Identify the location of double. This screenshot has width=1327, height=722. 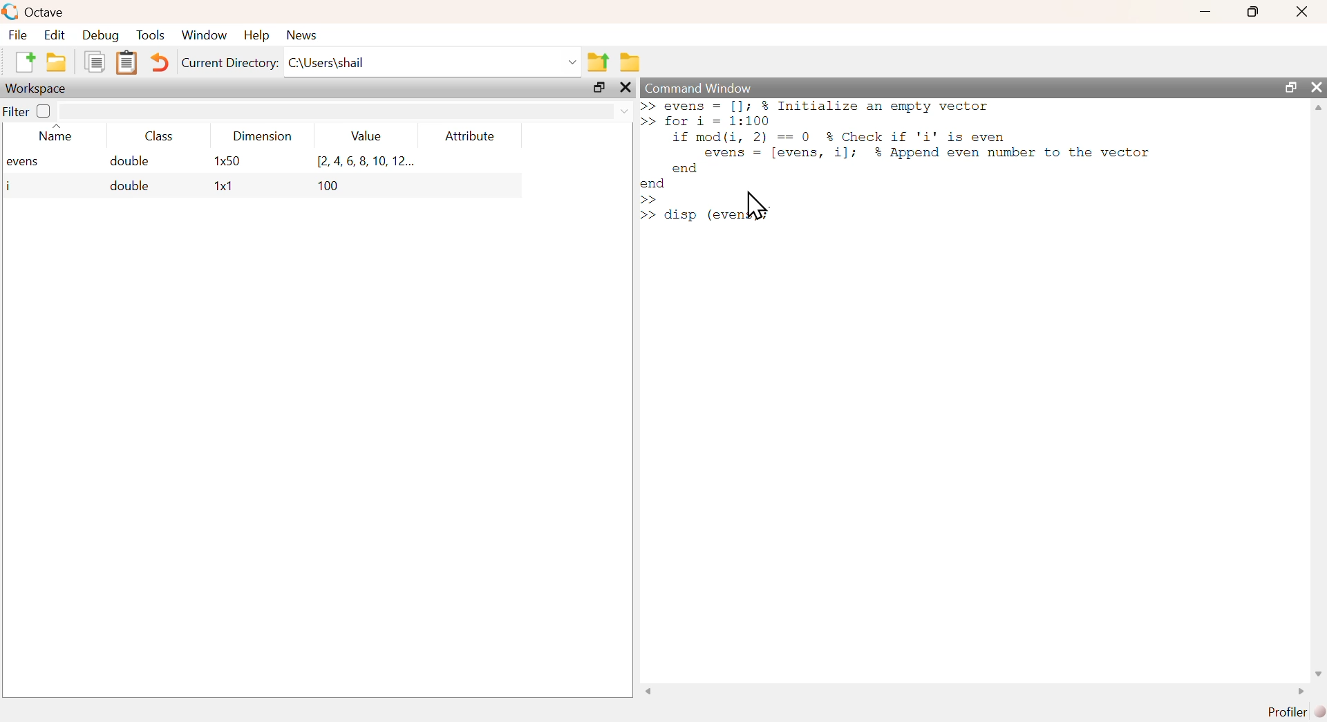
(131, 187).